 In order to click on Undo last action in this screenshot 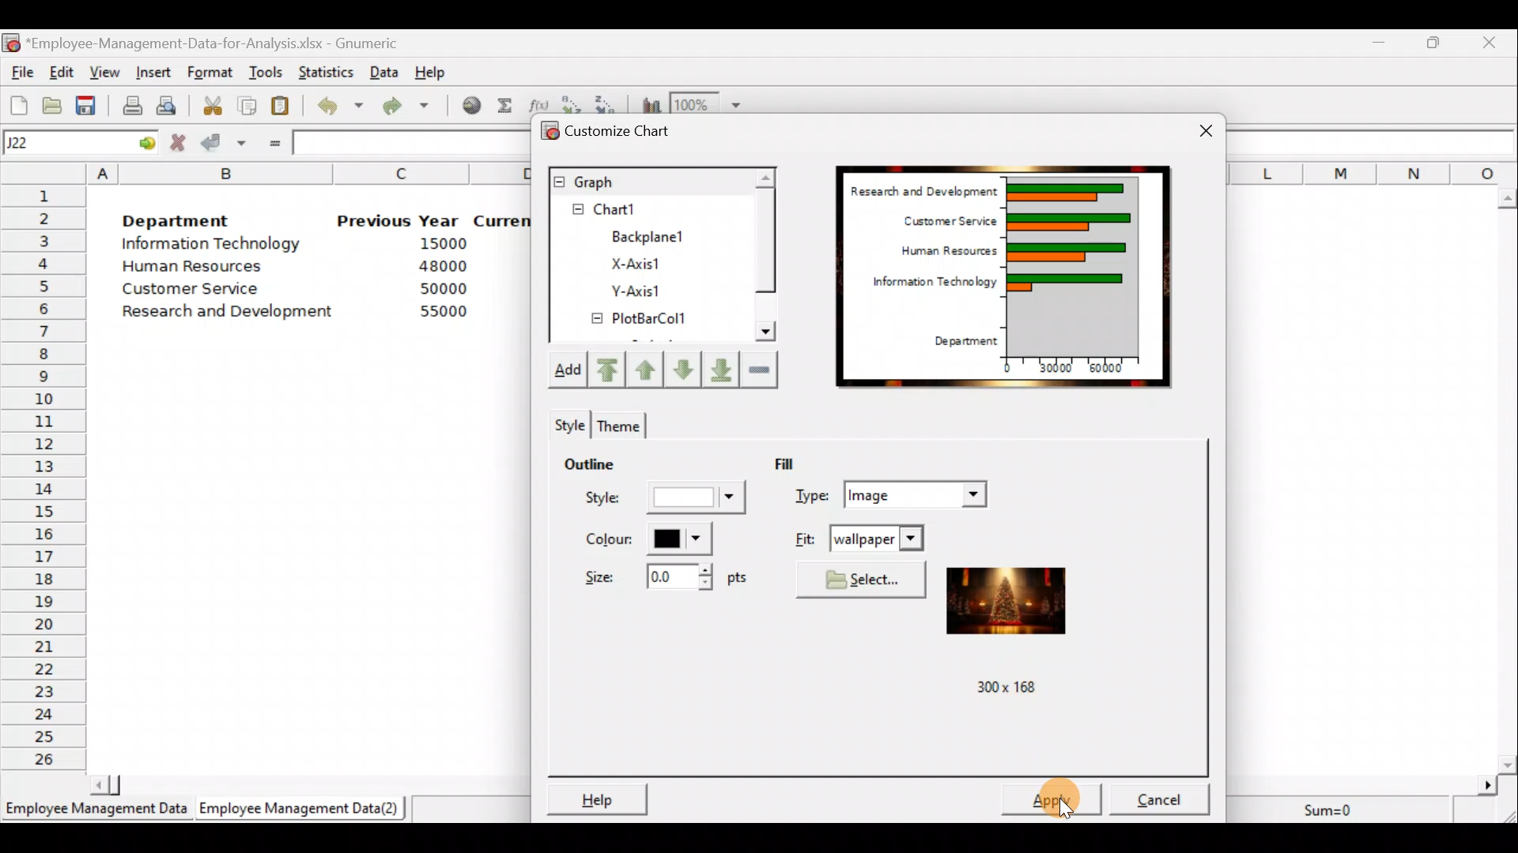, I will do `click(342, 109)`.